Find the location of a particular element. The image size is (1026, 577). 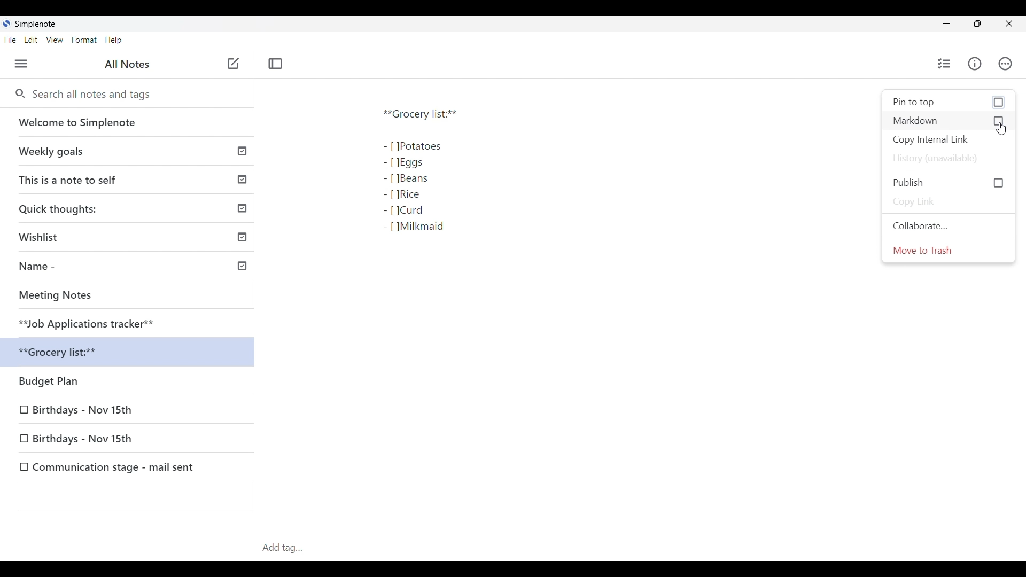

Communication stage - mail sent is located at coordinates (129, 467).